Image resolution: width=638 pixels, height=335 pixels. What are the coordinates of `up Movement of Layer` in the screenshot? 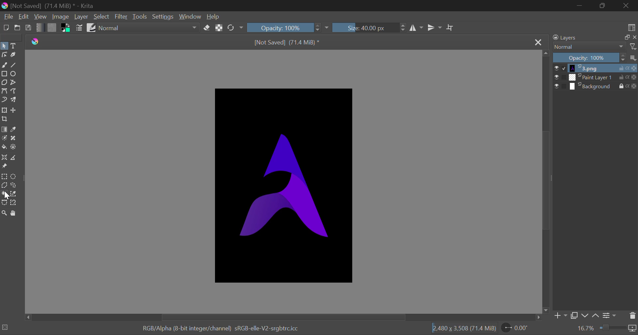 It's located at (595, 315).